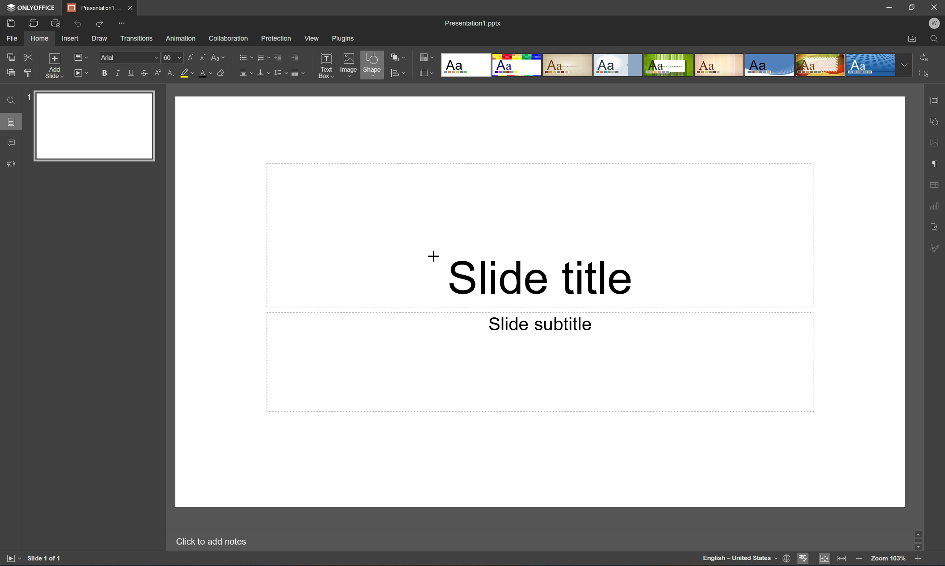 The width and height of the screenshot is (945, 566). What do you see at coordinates (47, 559) in the screenshot?
I see `Slide 1 of 1` at bounding box center [47, 559].